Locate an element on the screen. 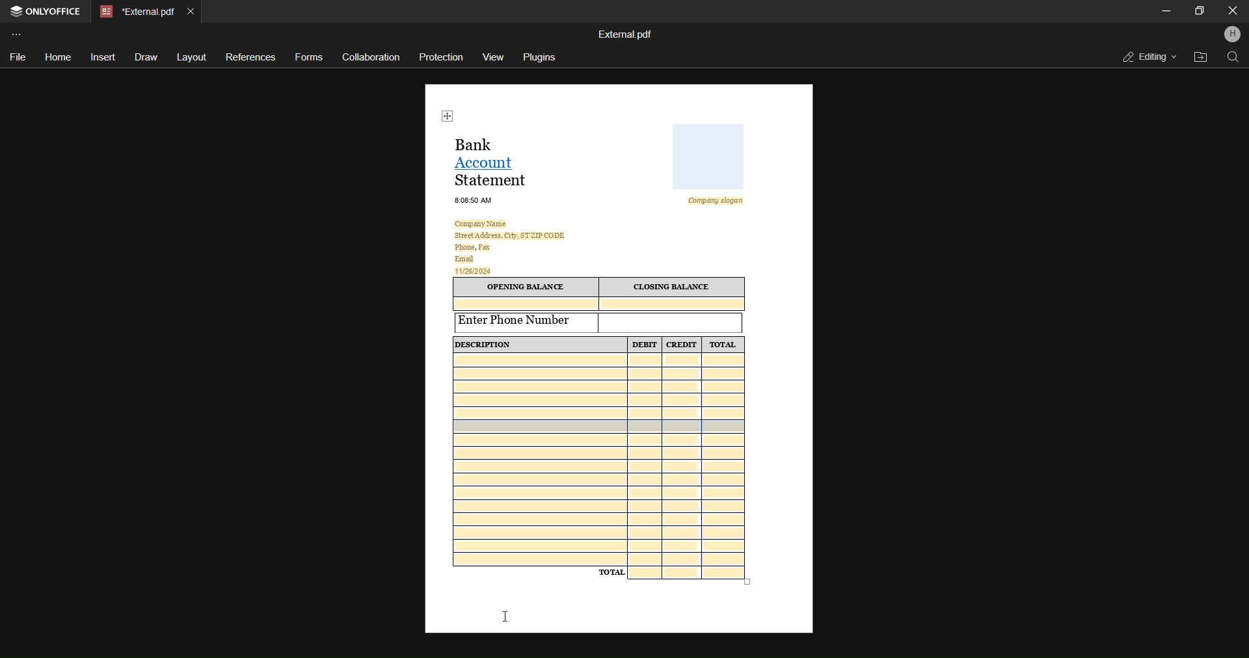  editing is located at coordinates (1147, 56).